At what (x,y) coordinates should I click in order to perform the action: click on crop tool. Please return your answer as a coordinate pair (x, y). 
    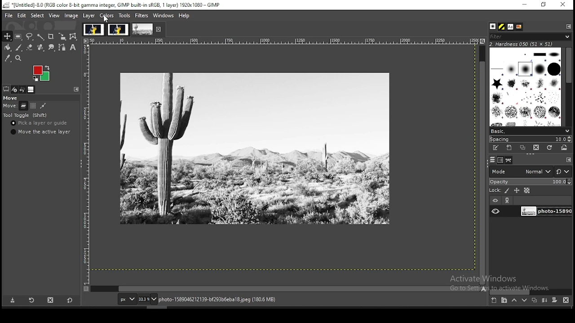
    Looking at the image, I should click on (51, 36).